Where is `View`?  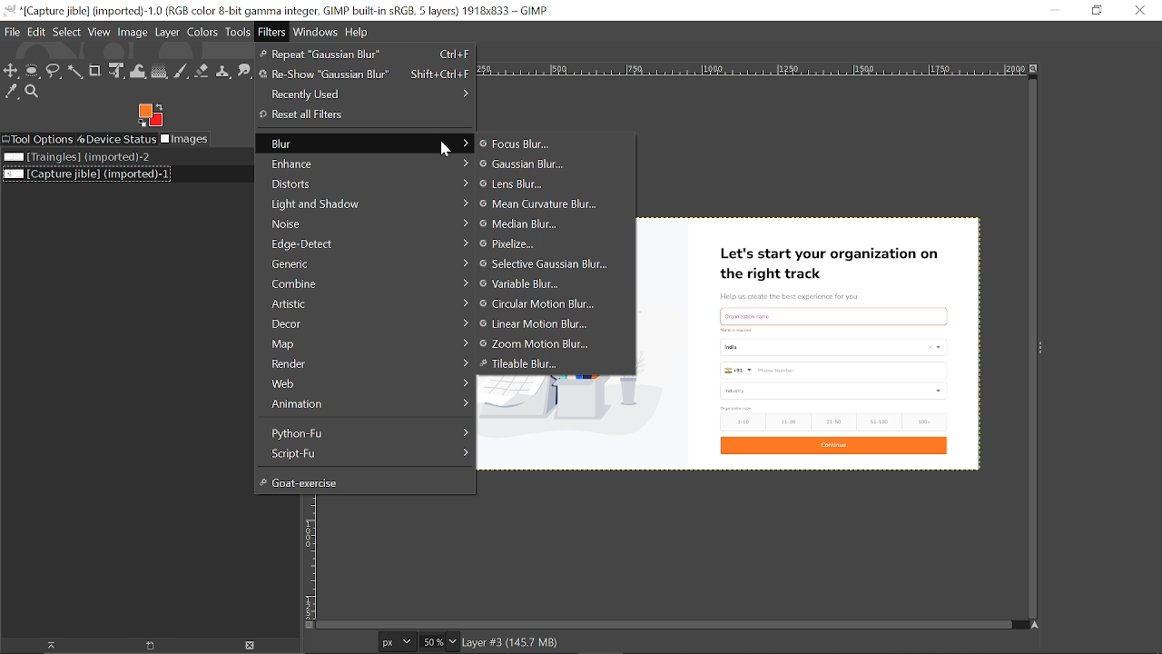 View is located at coordinates (100, 33).